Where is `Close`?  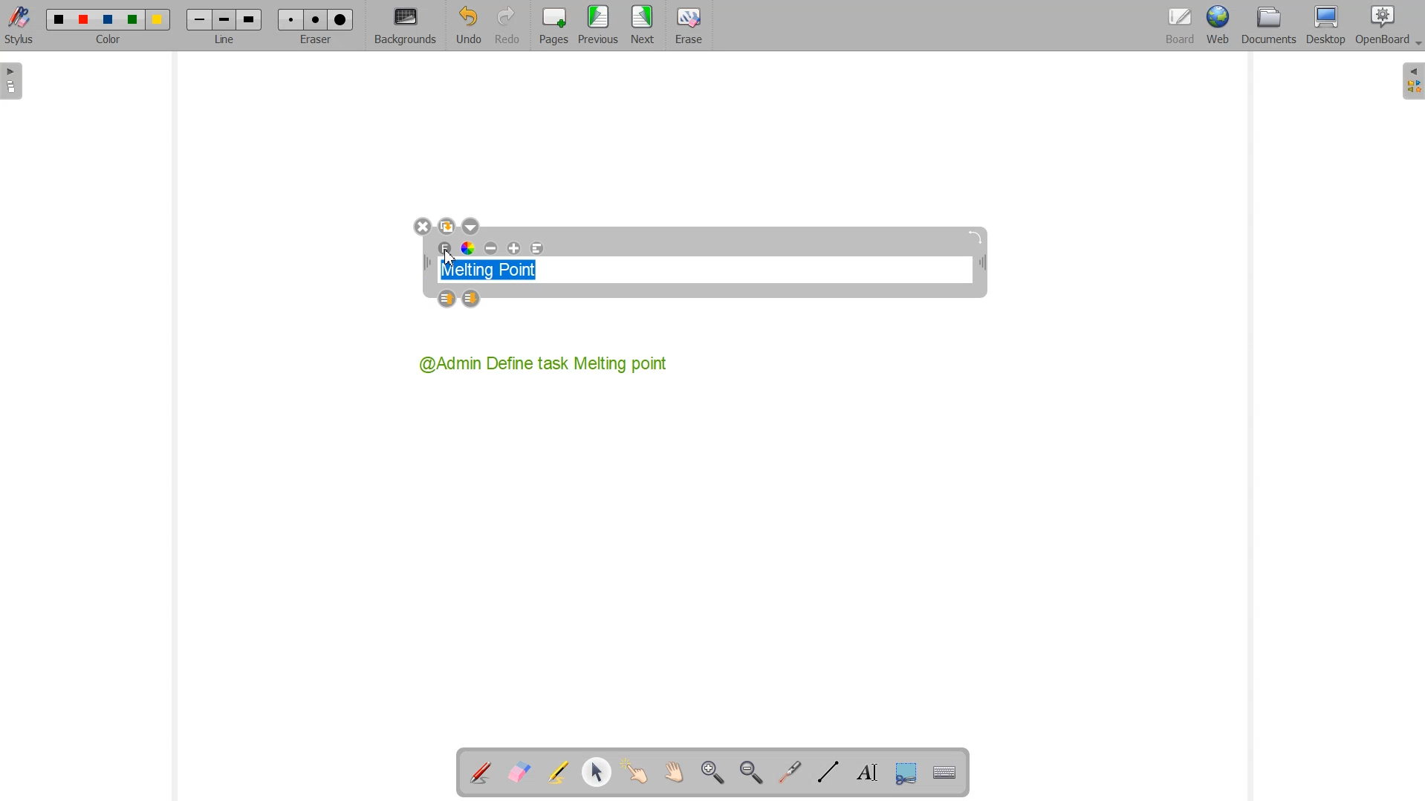 Close is located at coordinates (422, 227).